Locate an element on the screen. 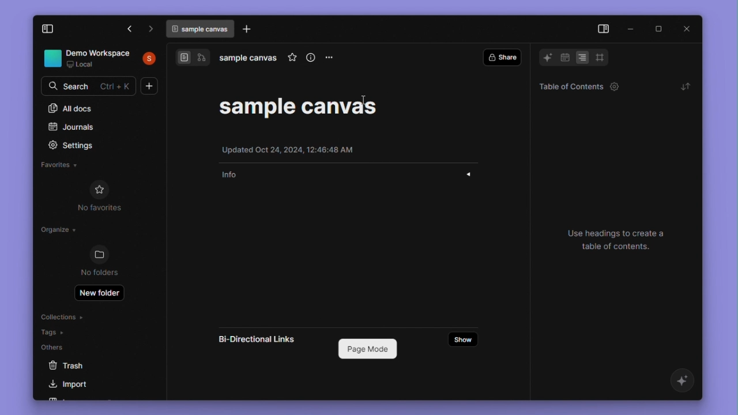 Image resolution: width=738 pixels, height=415 pixels. import is located at coordinates (73, 386).